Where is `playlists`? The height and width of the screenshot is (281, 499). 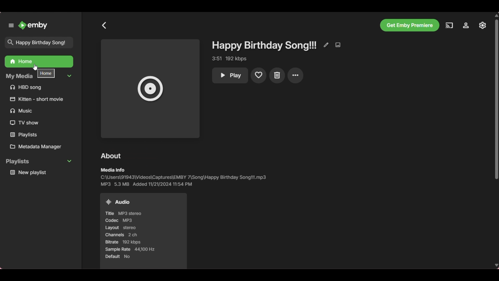
playlists is located at coordinates (39, 162).